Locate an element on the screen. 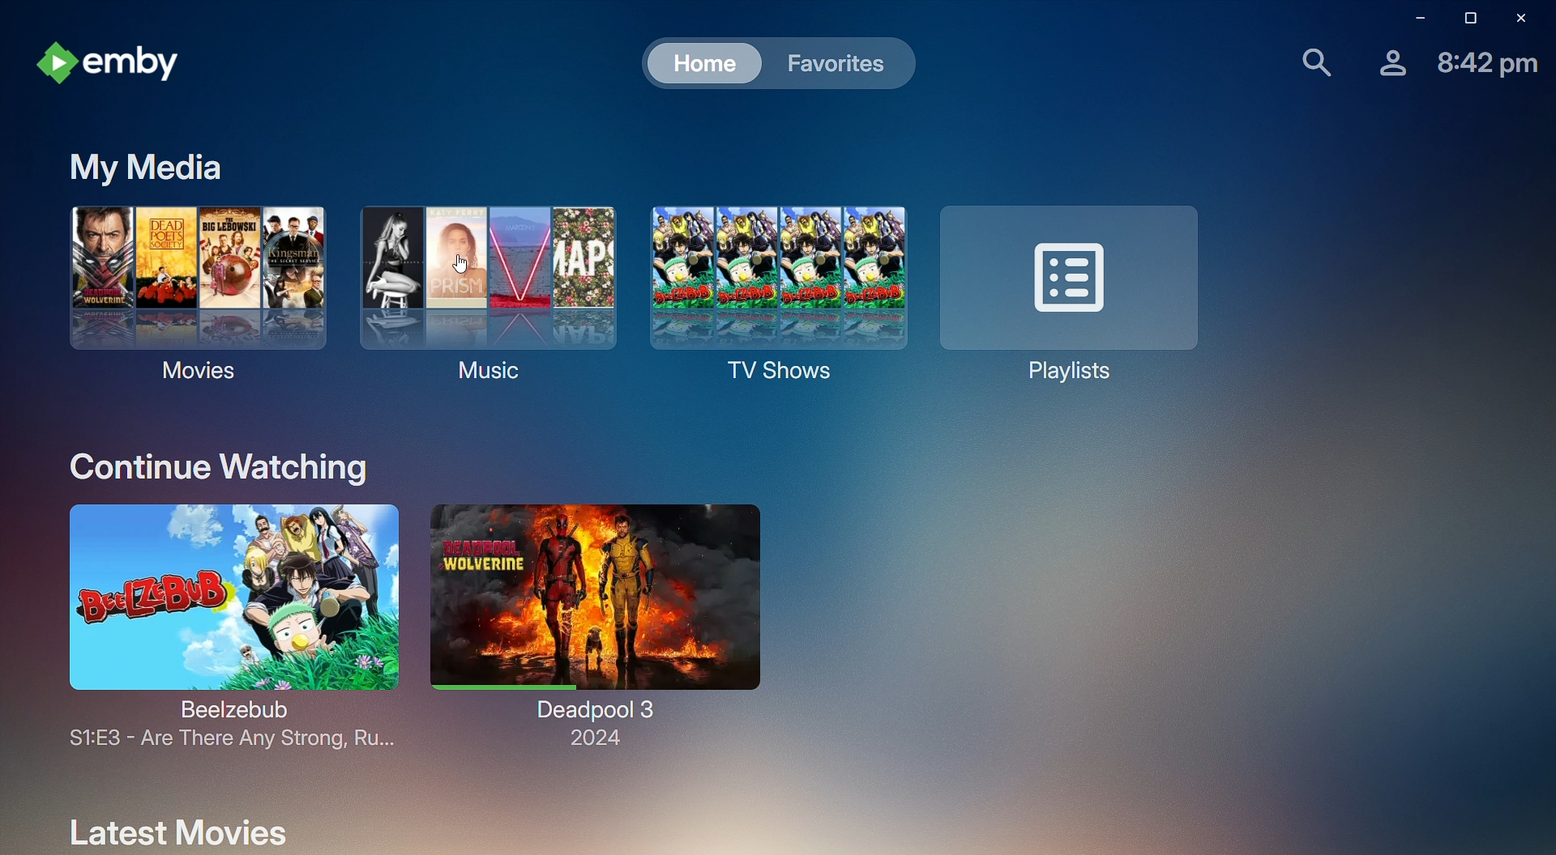 The height and width of the screenshot is (855, 1556). Continue Watching is located at coordinates (224, 465).